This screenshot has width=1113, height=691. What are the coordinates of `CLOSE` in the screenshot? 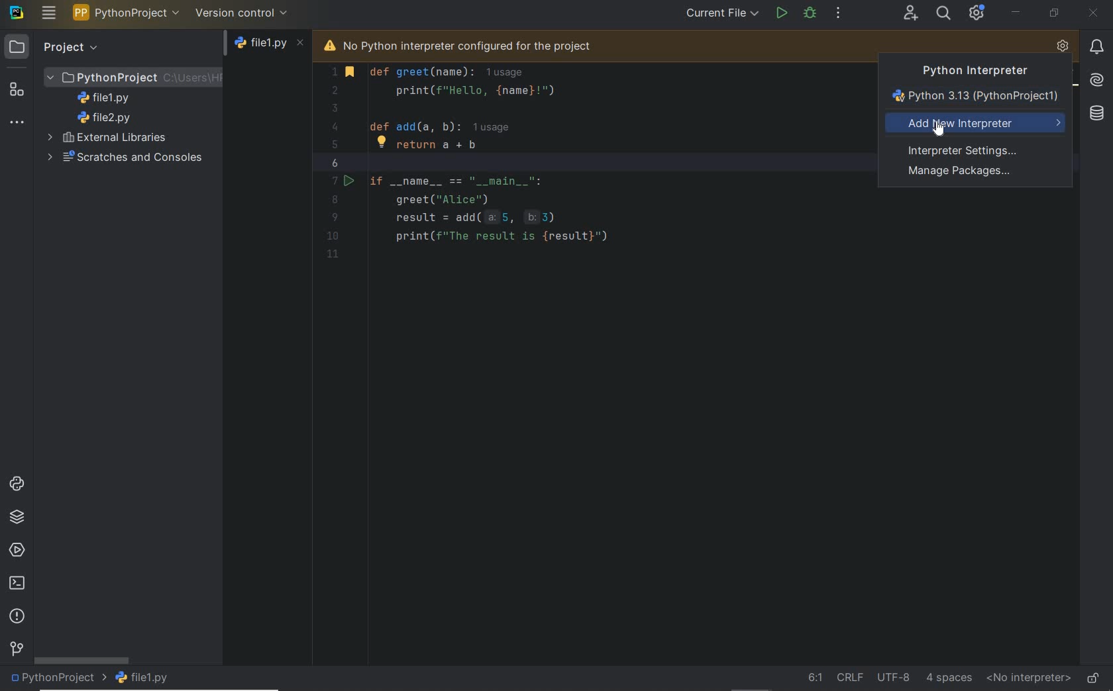 It's located at (1094, 15).